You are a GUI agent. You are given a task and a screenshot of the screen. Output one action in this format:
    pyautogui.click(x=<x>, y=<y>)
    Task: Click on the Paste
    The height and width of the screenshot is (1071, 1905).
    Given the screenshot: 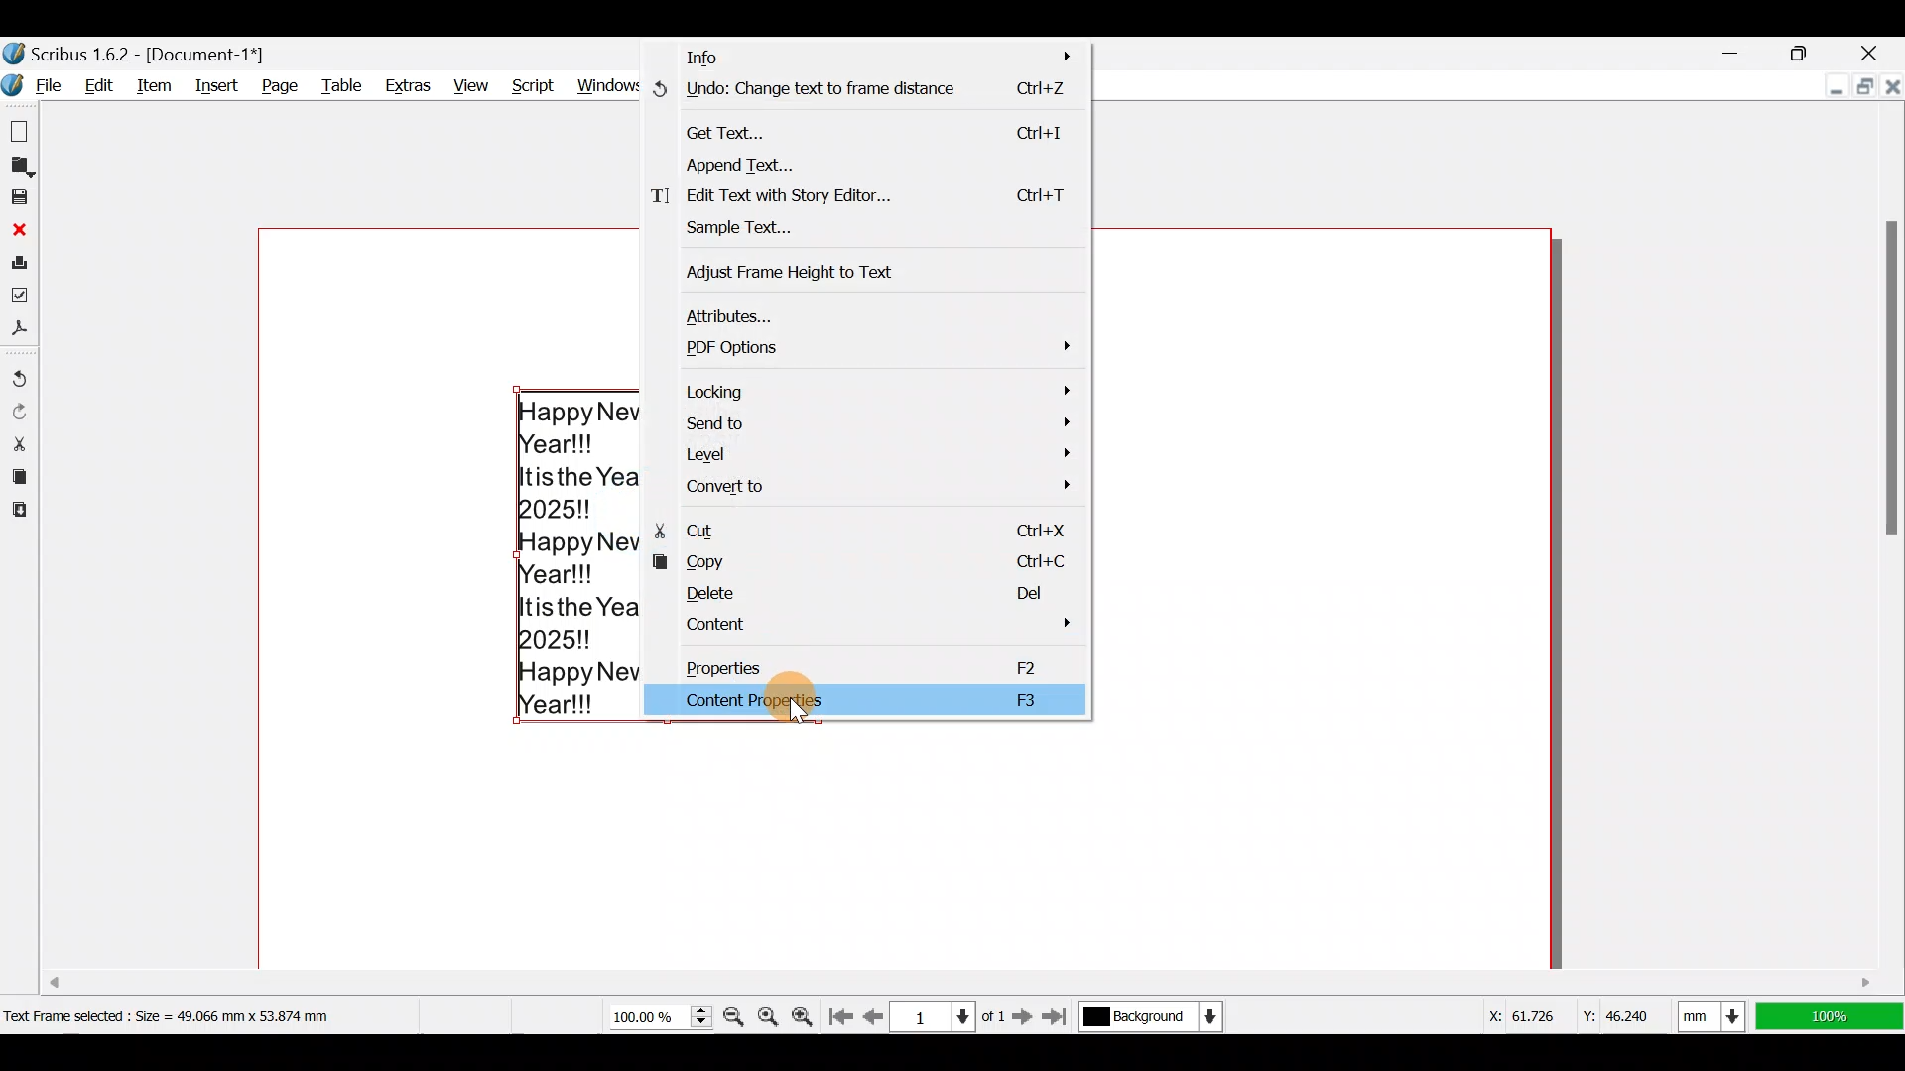 What is the action you would take?
    pyautogui.click(x=18, y=513)
    